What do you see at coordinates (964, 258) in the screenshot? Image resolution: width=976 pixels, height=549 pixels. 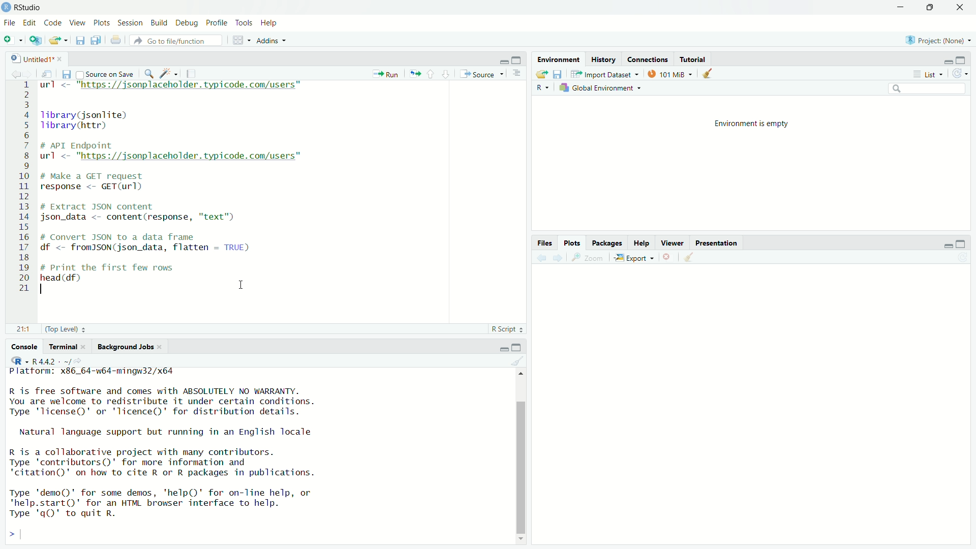 I see `Refresh` at bounding box center [964, 258].